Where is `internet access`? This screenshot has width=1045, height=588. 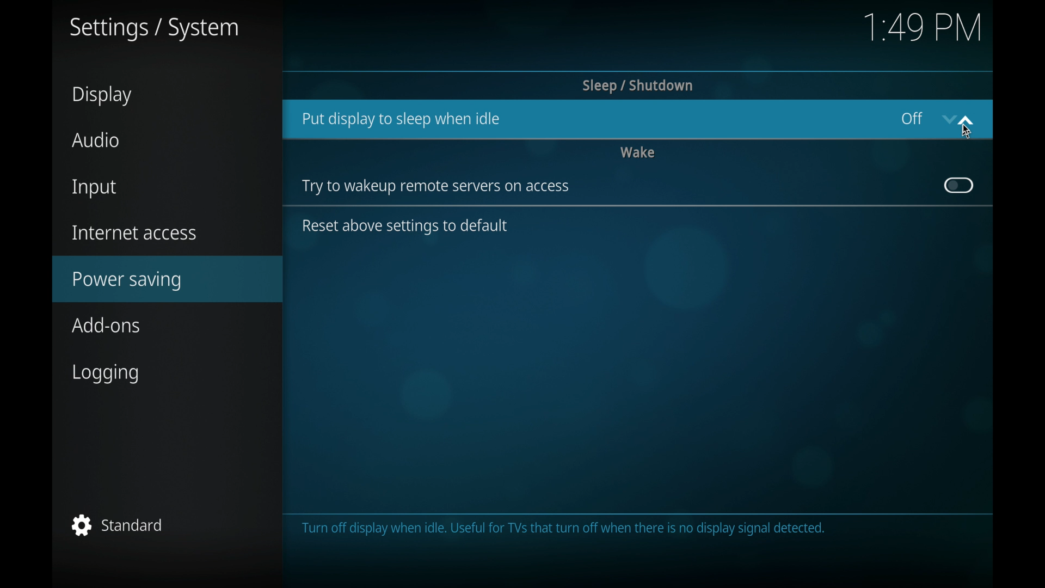
internet access is located at coordinates (134, 232).